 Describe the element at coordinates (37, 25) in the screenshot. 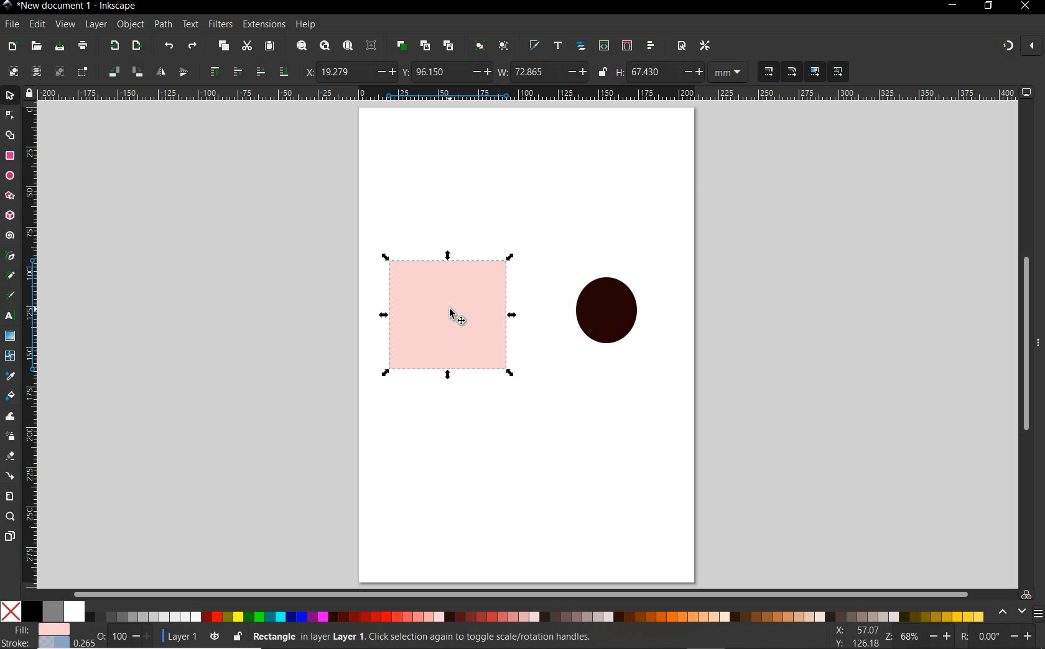

I see `edit` at that location.